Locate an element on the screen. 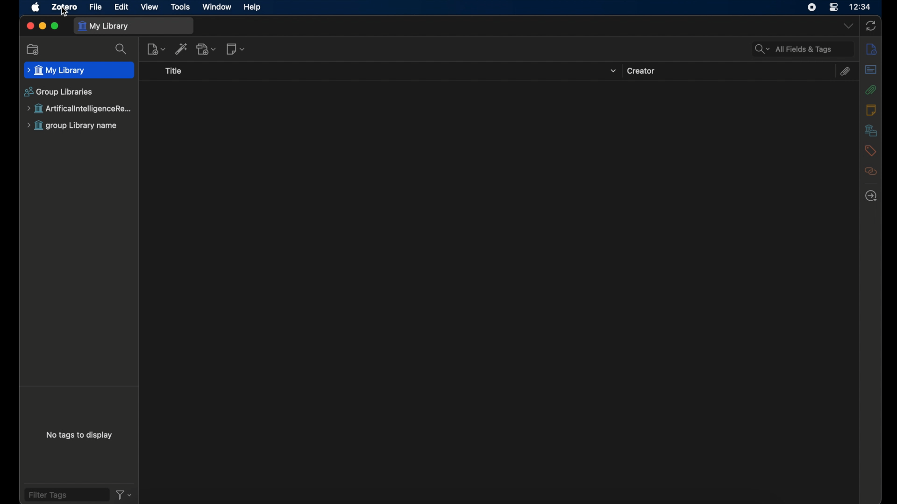 The height and width of the screenshot is (504, 897). cursor is located at coordinates (65, 14).